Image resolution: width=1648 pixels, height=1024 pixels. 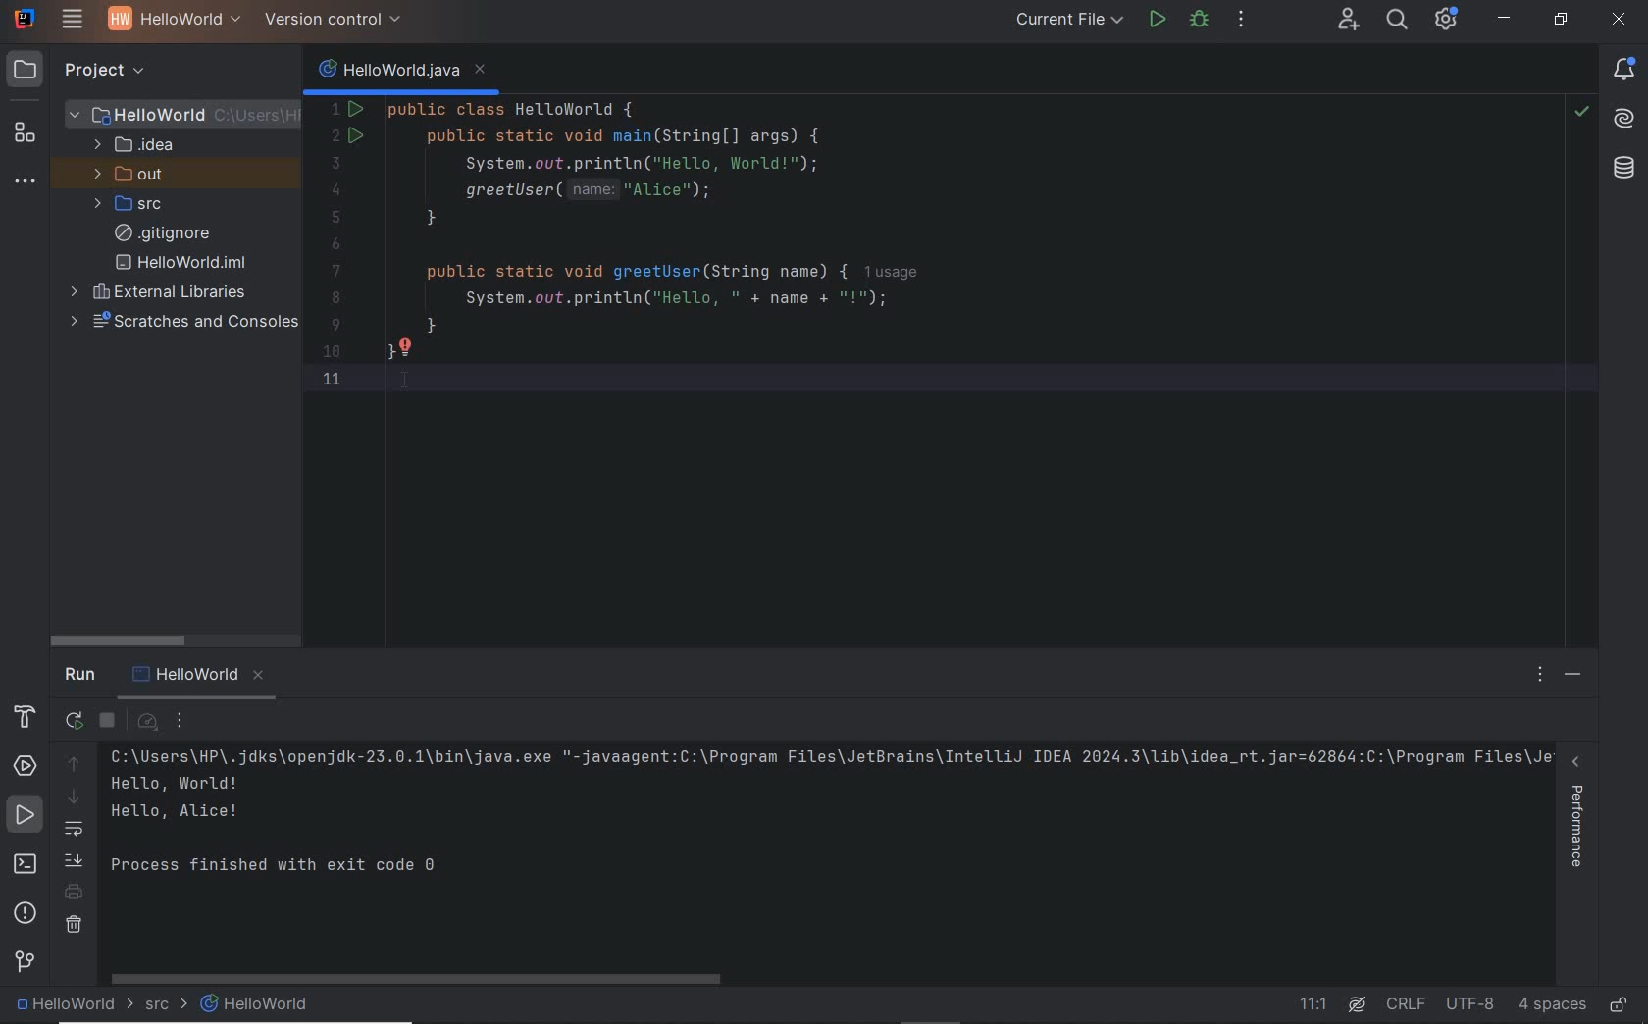 I want to click on current file, so click(x=1067, y=19).